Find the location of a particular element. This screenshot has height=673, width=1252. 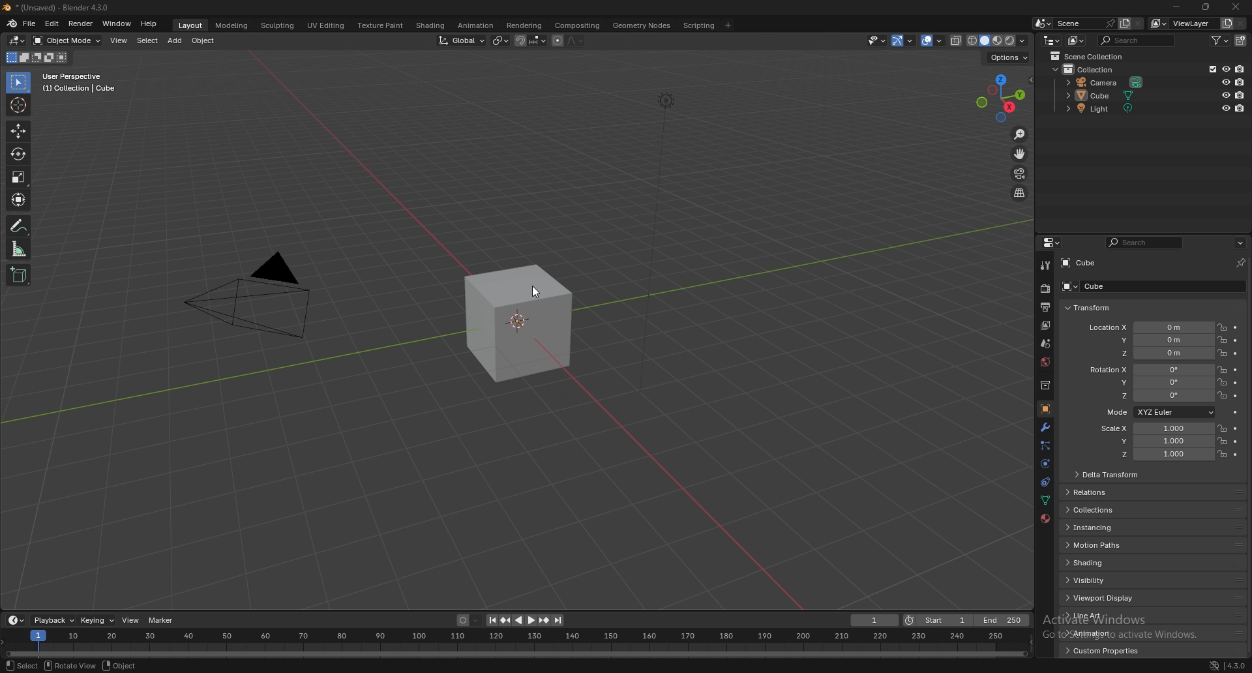

scale y is located at coordinates (1154, 441).